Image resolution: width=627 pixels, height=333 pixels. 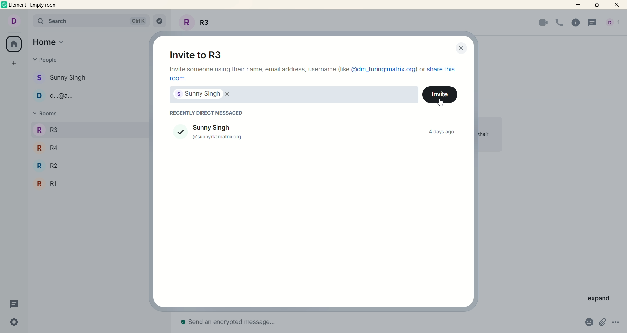 I want to click on minimize, so click(x=579, y=7).